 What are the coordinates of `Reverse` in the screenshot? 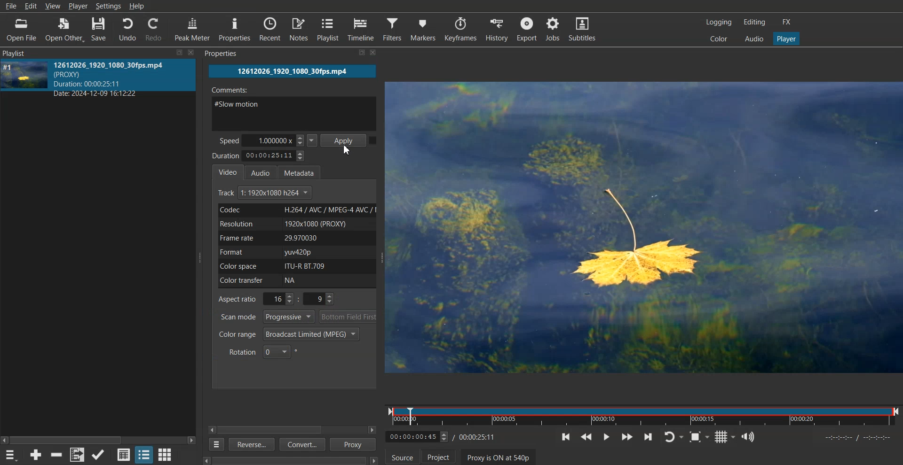 It's located at (250, 444).